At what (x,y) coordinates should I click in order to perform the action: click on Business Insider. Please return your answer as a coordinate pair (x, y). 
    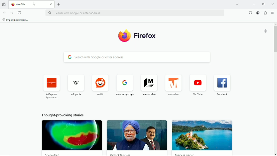
    Looking at the image, I should click on (186, 154).